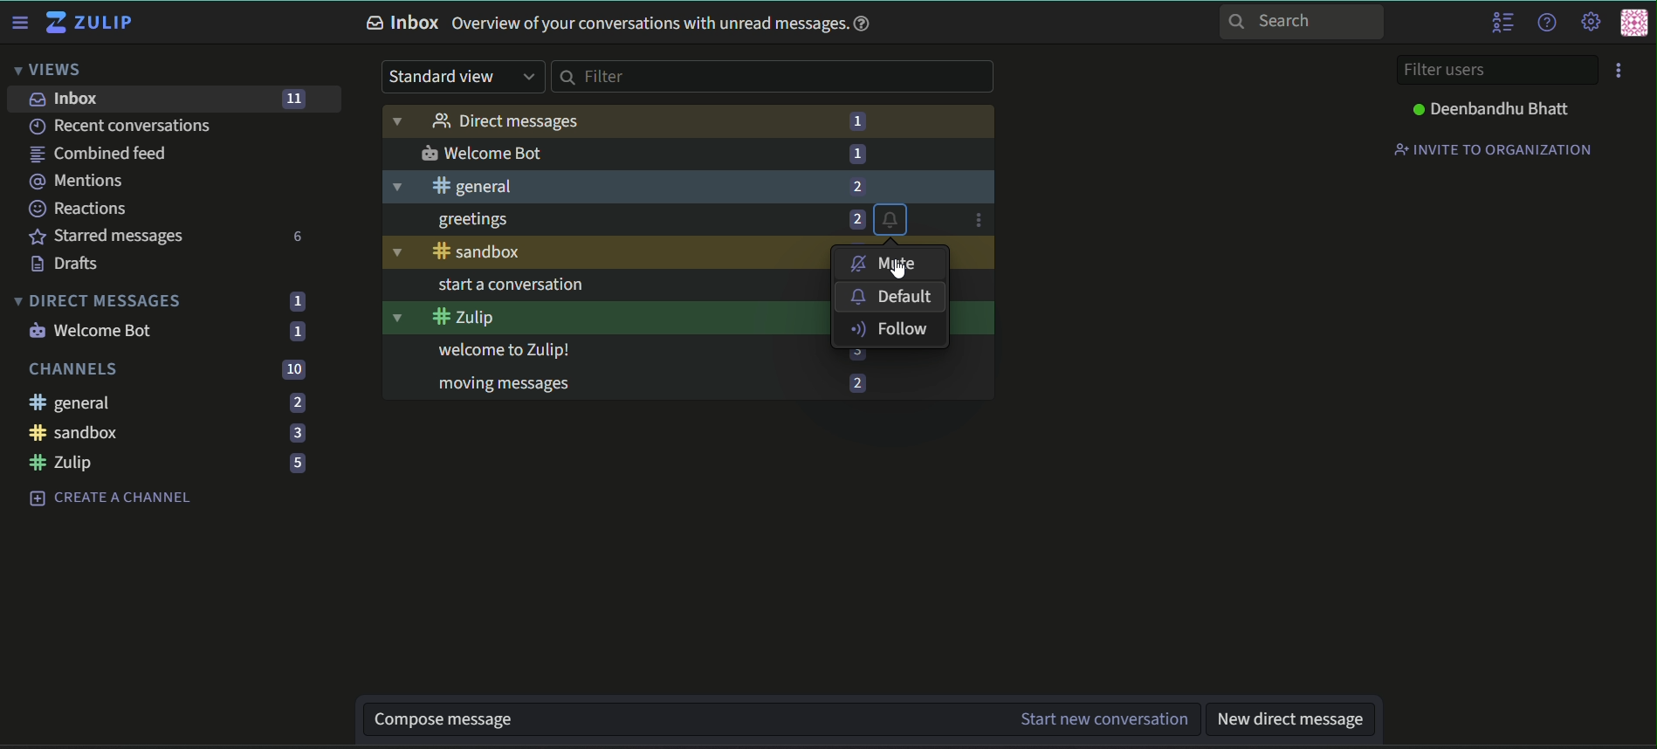 Image resolution: width=1657 pixels, height=749 pixels. I want to click on Sidebar options, so click(20, 21).